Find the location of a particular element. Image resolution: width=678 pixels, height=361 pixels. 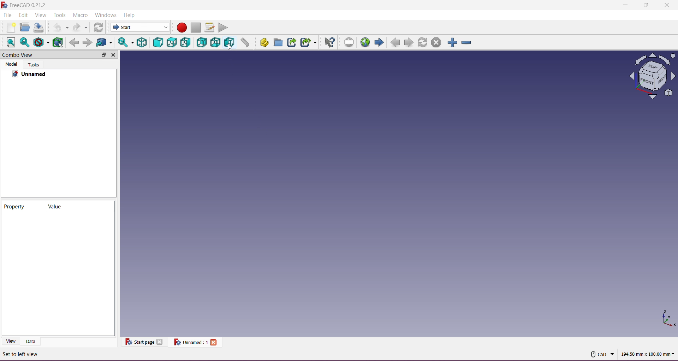

Wireframe is located at coordinates (58, 42).